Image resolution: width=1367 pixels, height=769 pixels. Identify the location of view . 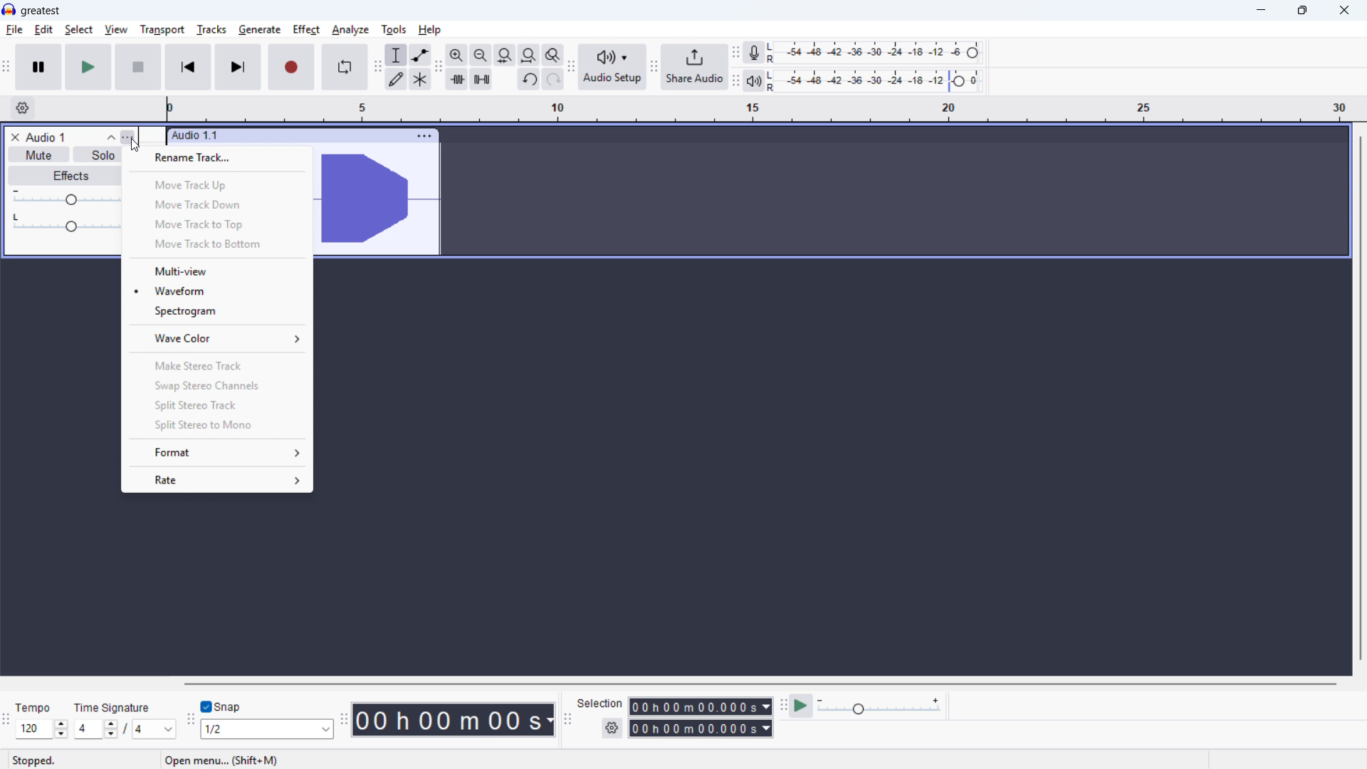
(116, 29).